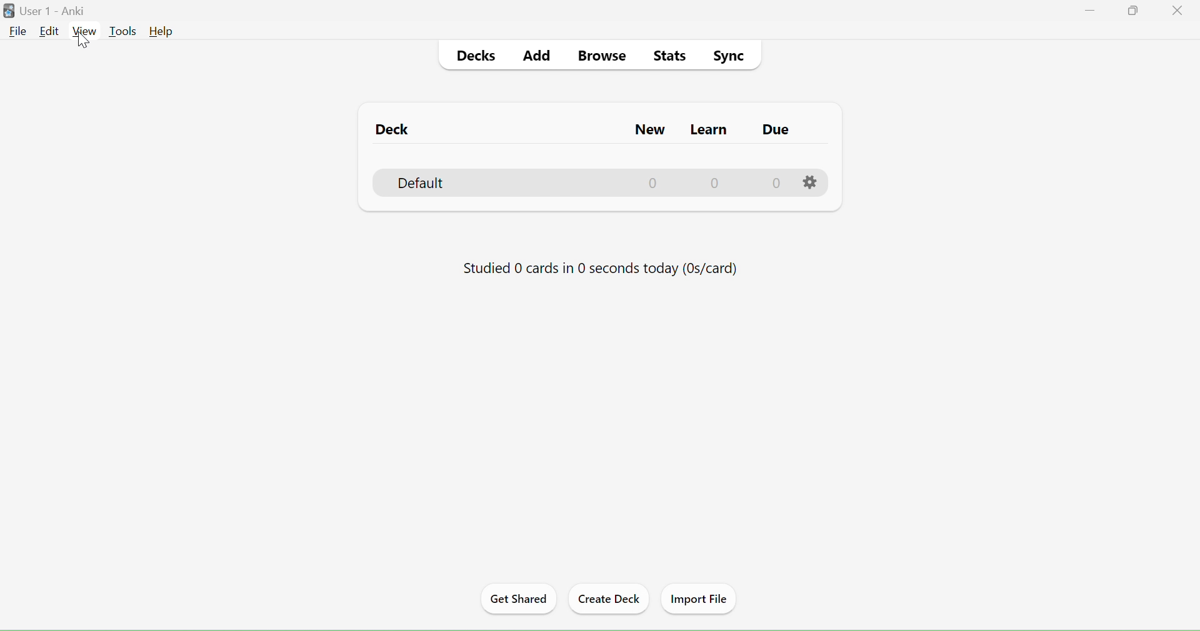 Image resolution: width=1200 pixels, height=631 pixels. I want to click on create deck, so click(609, 597).